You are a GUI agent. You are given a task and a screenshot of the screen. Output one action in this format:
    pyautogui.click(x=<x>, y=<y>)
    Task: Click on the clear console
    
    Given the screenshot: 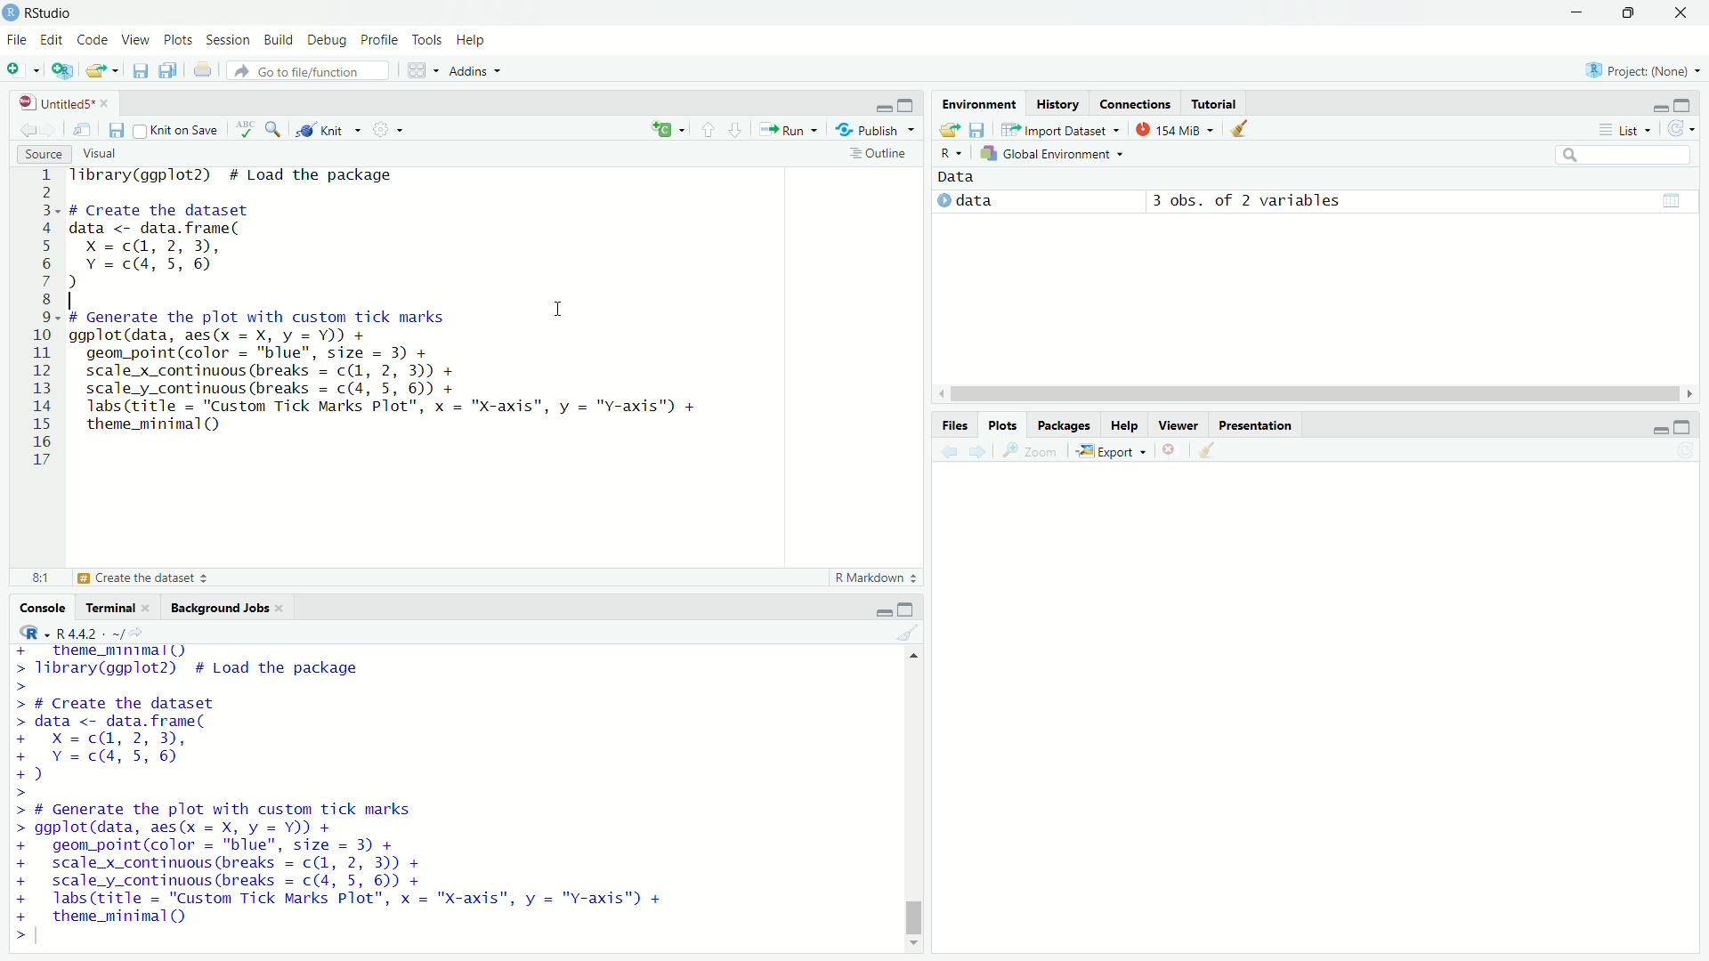 What is the action you would take?
    pyautogui.click(x=907, y=633)
    